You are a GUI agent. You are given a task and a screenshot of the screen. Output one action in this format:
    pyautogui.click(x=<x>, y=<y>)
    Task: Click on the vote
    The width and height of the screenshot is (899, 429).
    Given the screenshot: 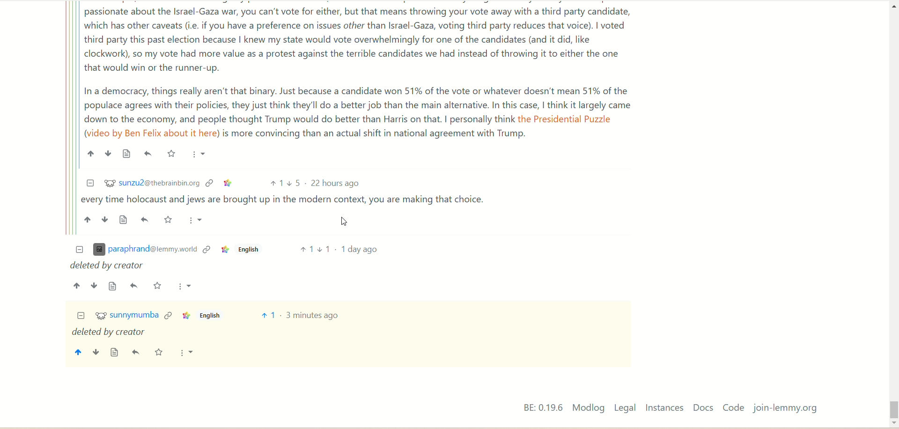 What is the action you would take?
    pyautogui.click(x=268, y=315)
    